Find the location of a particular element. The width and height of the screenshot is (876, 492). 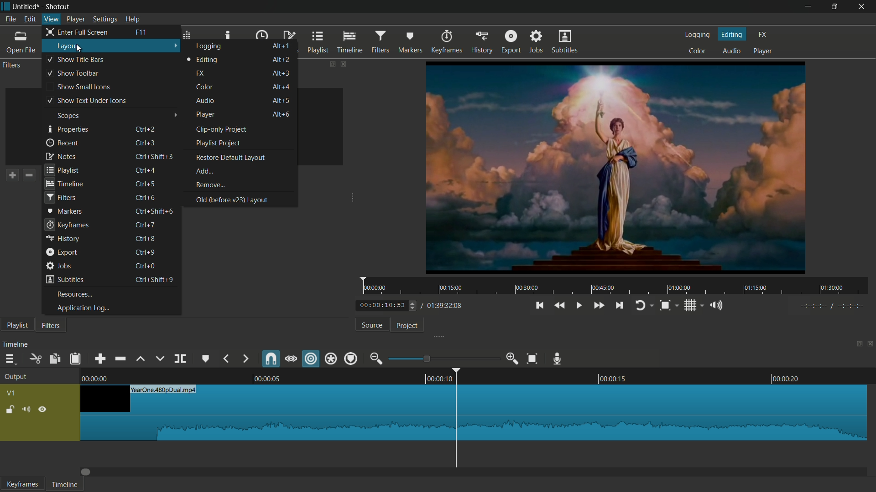

notes is located at coordinates (61, 156).